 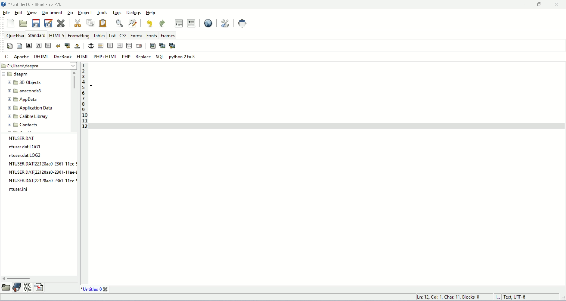 What do you see at coordinates (10, 24) in the screenshot?
I see `new file` at bounding box center [10, 24].